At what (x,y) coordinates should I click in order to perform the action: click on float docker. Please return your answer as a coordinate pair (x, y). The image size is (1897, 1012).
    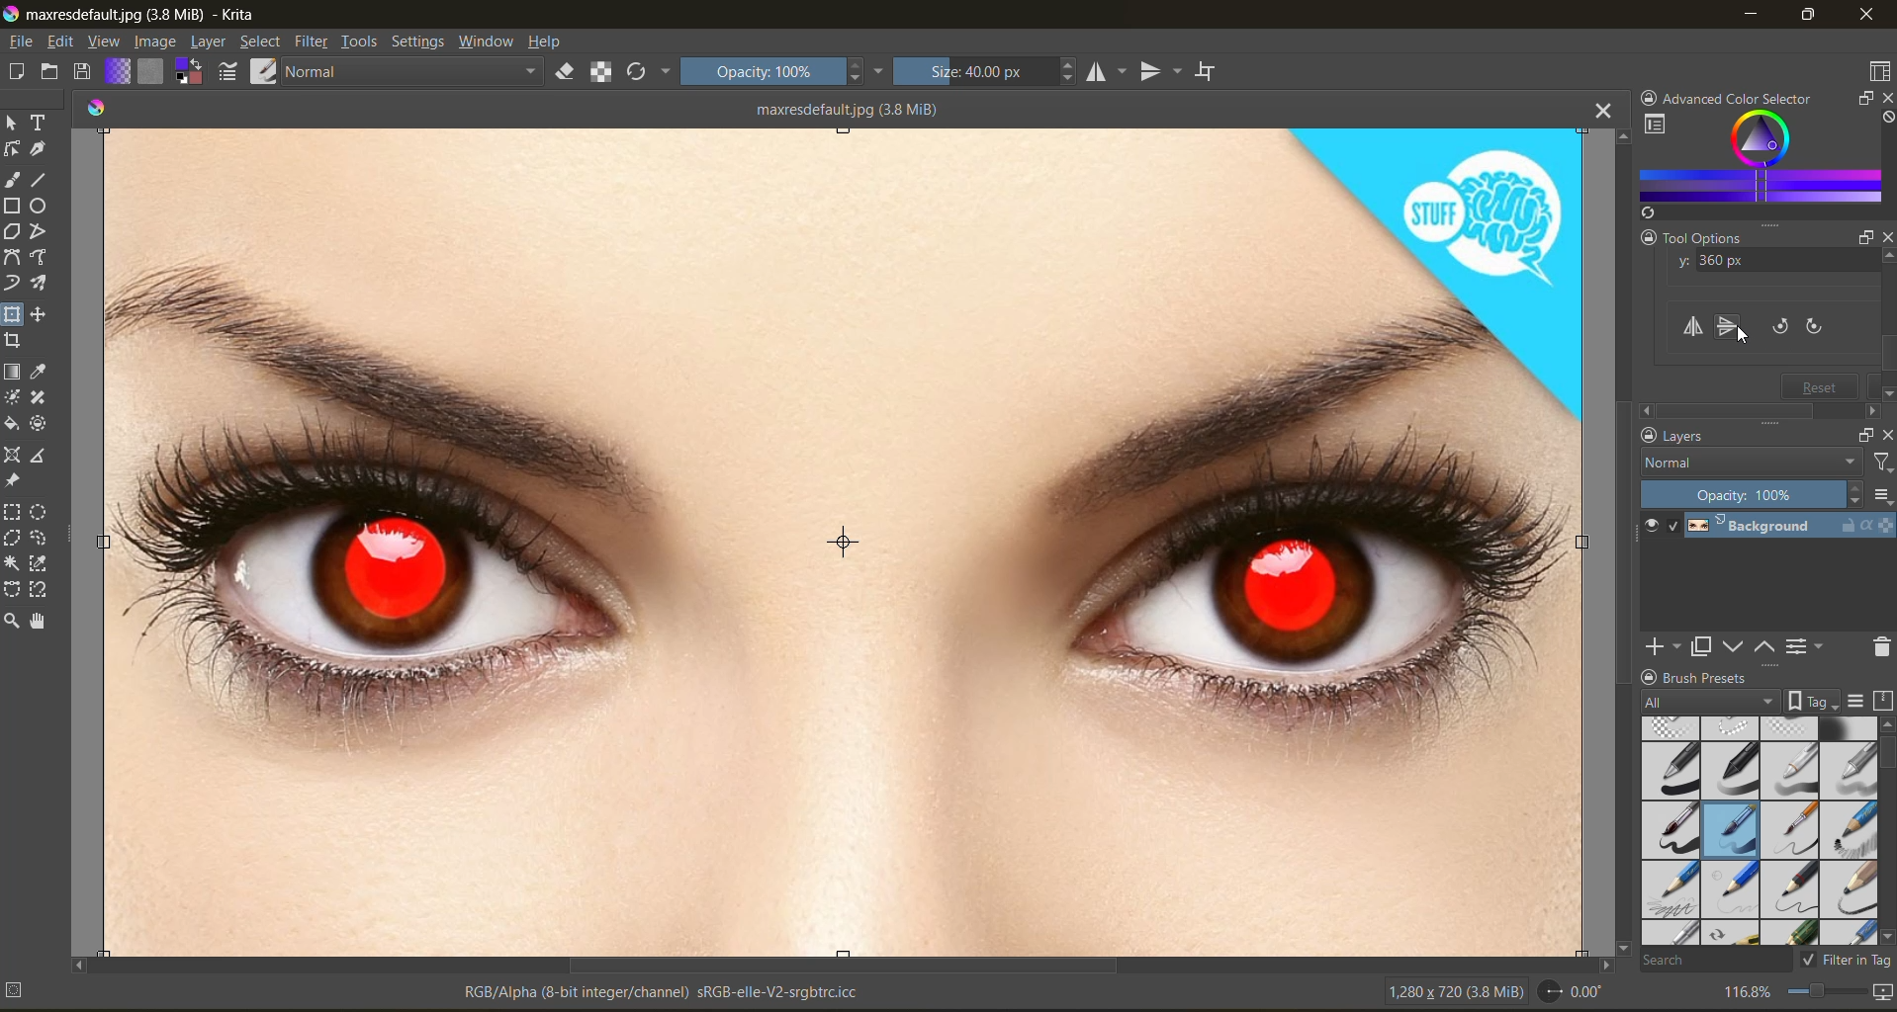
    Looking at the image, I should click on (1859, 100).